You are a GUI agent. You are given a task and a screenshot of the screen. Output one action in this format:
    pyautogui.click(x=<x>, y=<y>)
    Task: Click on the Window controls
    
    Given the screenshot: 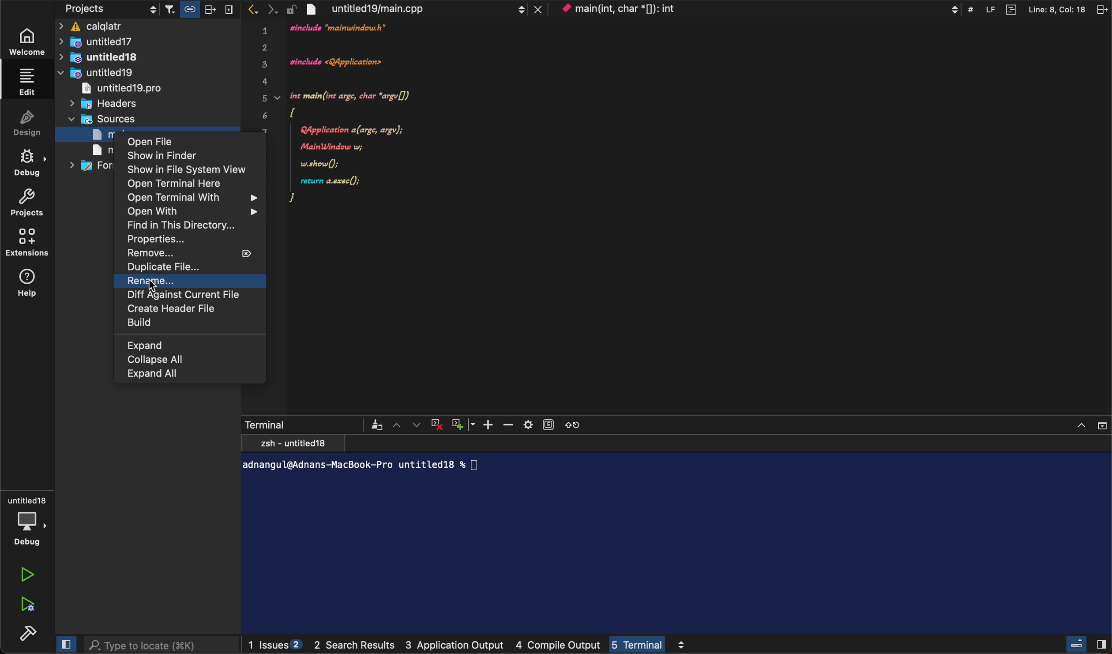 What is the action you would take?
    pyautogui.click(x=1090, y=424)
    